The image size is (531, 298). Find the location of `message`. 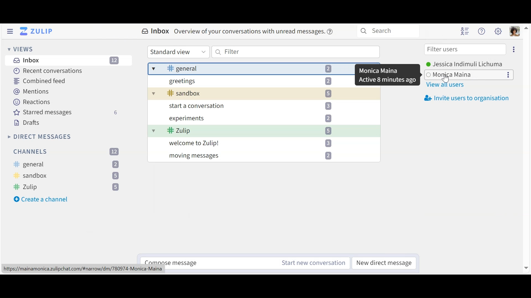

message is located at coordinates (264, 156).